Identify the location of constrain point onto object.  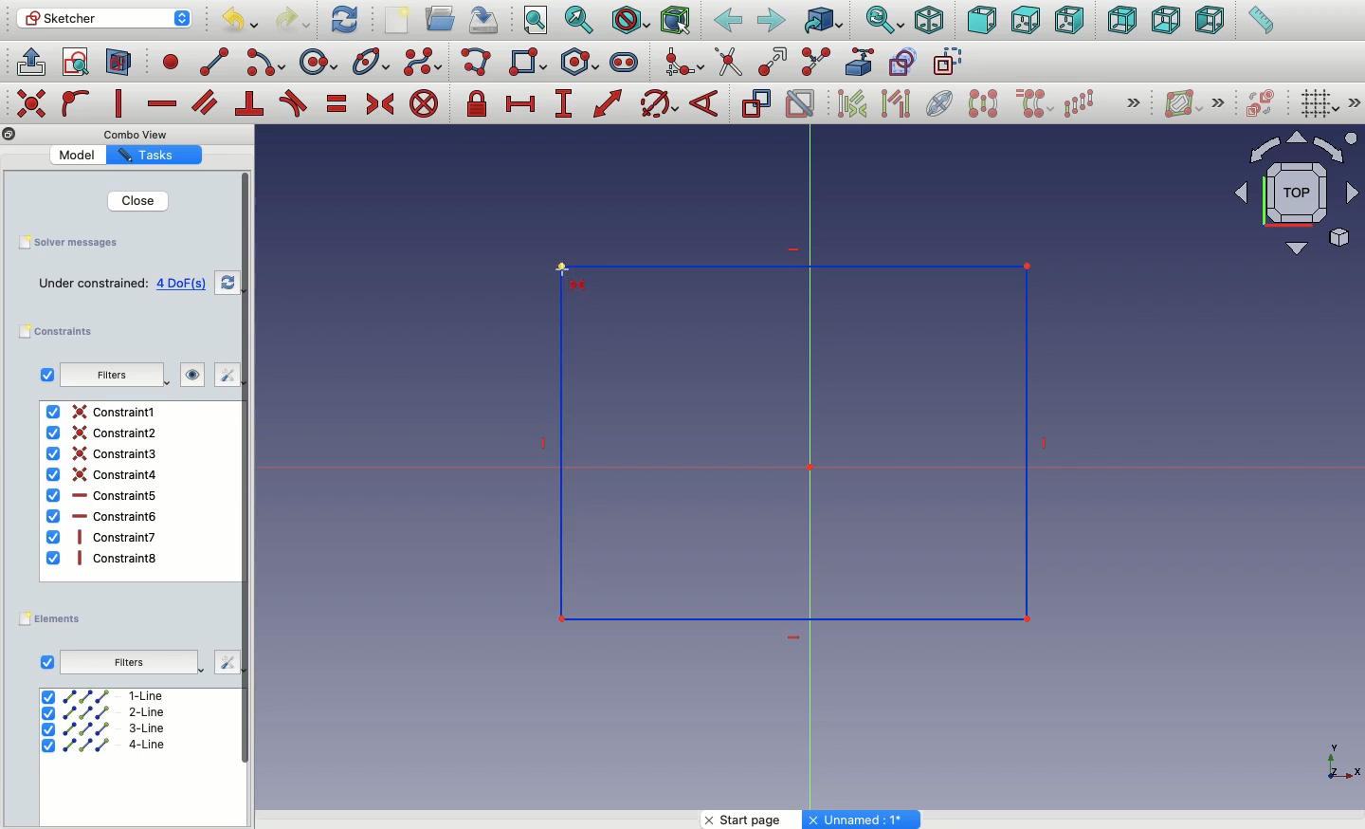
(76, 102).